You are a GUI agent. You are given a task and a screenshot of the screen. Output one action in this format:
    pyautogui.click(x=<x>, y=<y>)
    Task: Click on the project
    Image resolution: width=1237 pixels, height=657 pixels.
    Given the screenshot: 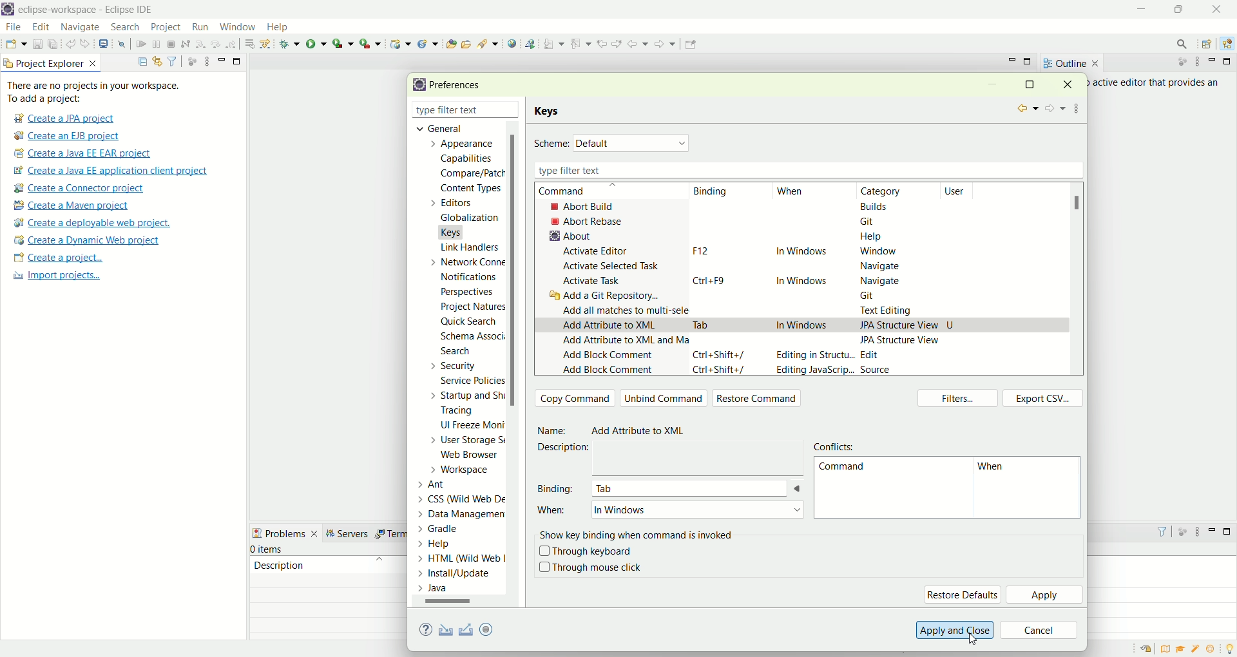 What is the action you would take?
    pyautogui.click(x=165, y=27)
    